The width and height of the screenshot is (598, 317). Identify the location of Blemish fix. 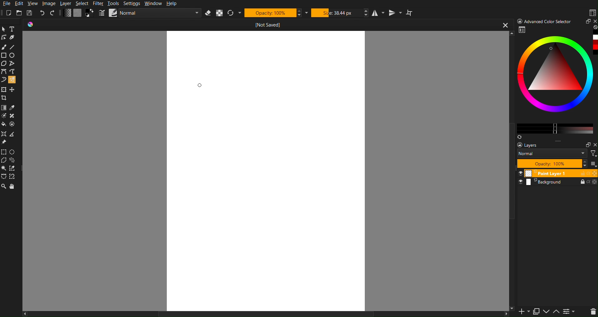
(14, 116).